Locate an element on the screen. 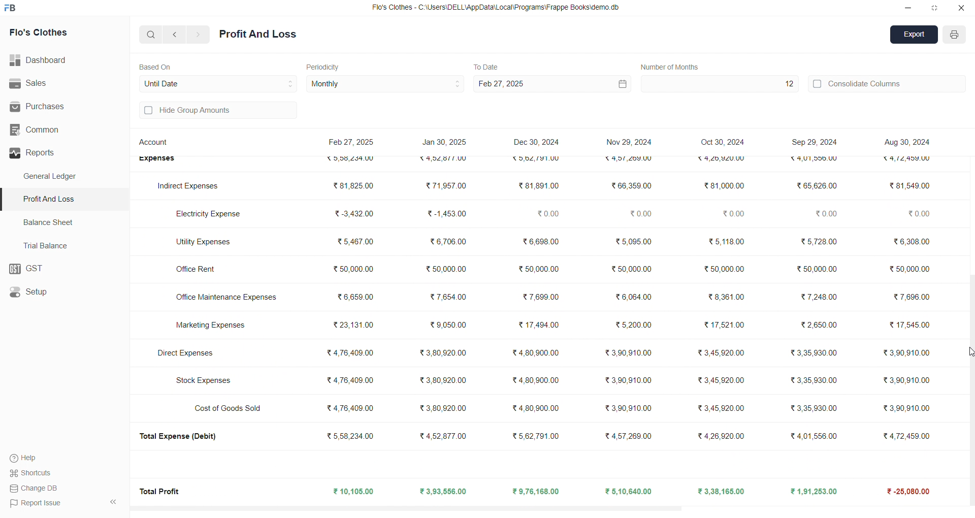 The height and width of the screenshot is (518, 975). ₹3,35,930.00 is located at coordinates (811, 409).